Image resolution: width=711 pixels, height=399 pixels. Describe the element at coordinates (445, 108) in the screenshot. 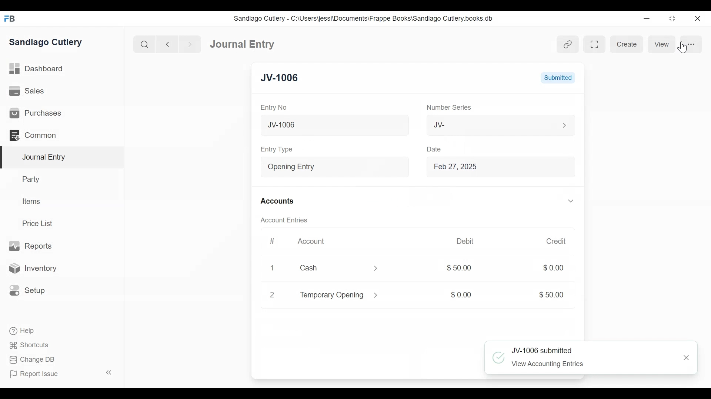

I see `Number Series` at that location.